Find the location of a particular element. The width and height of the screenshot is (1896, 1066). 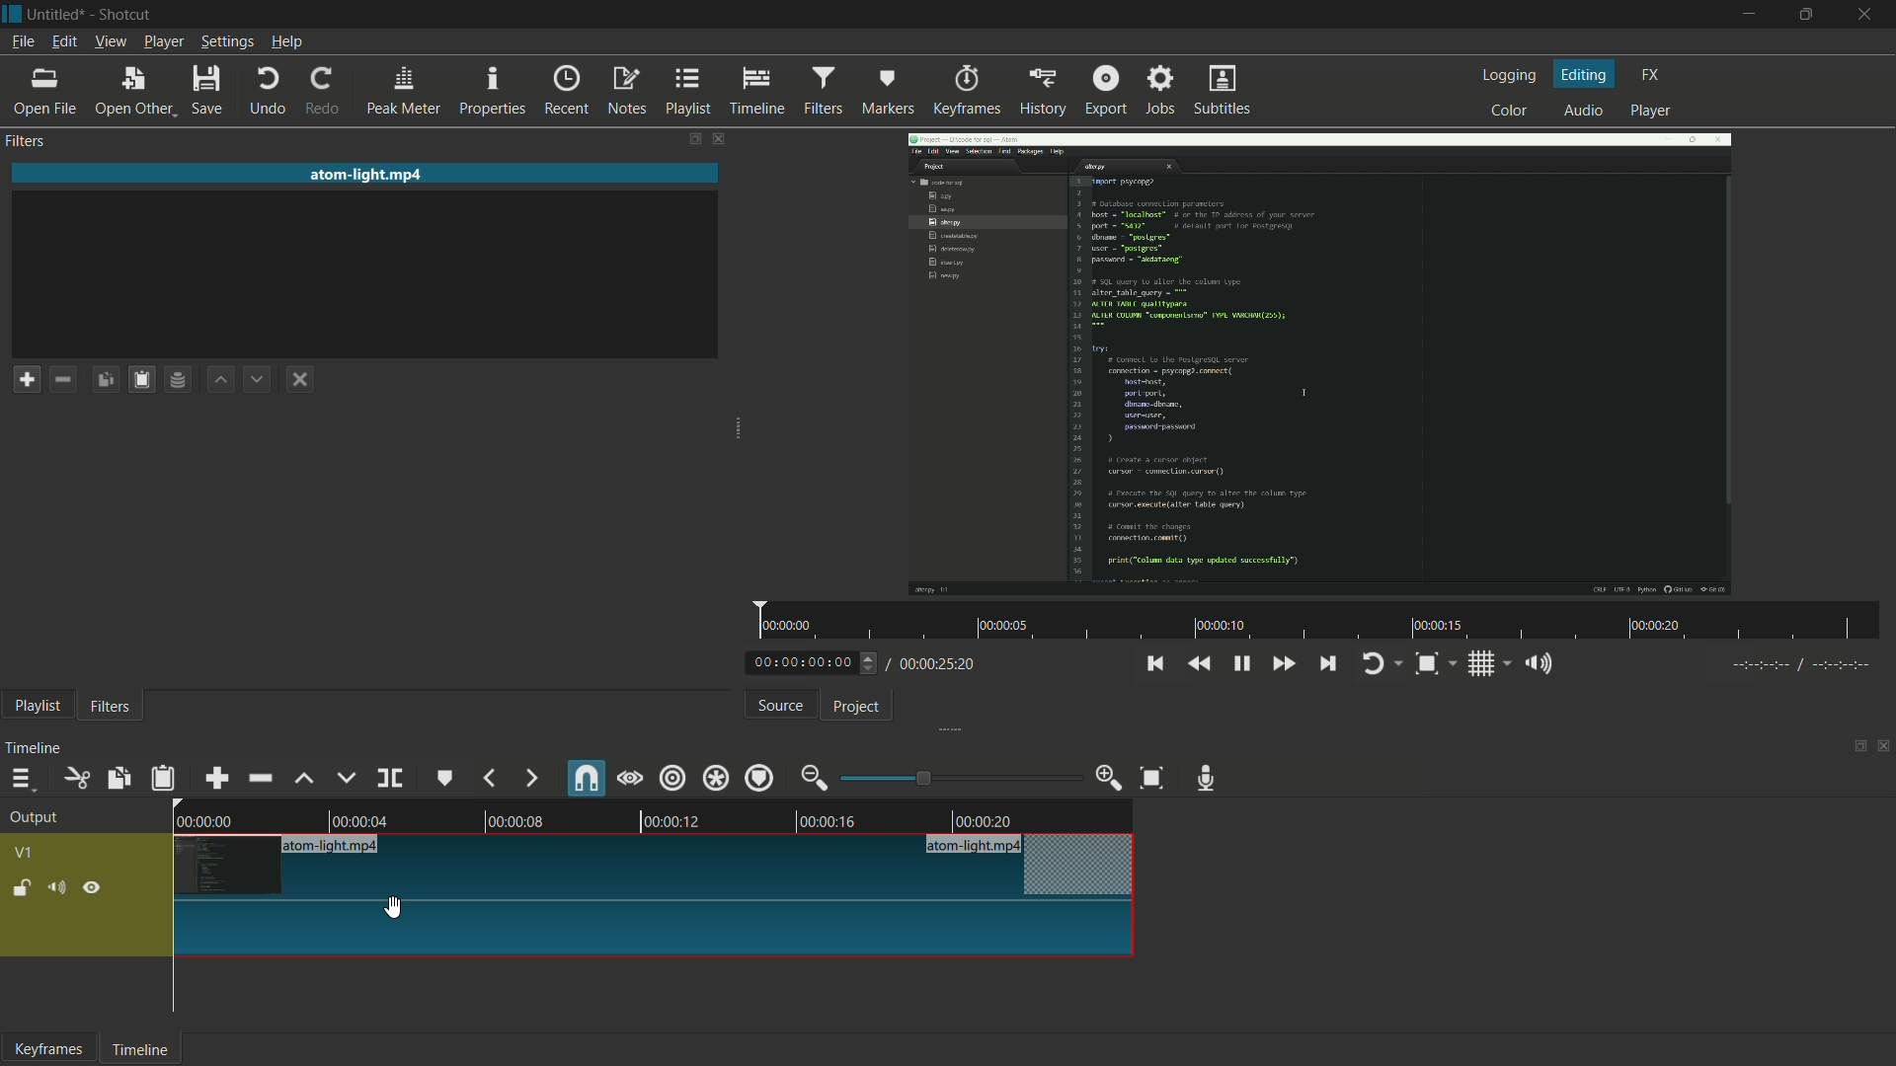

snap is located at coordinates (586, 778).